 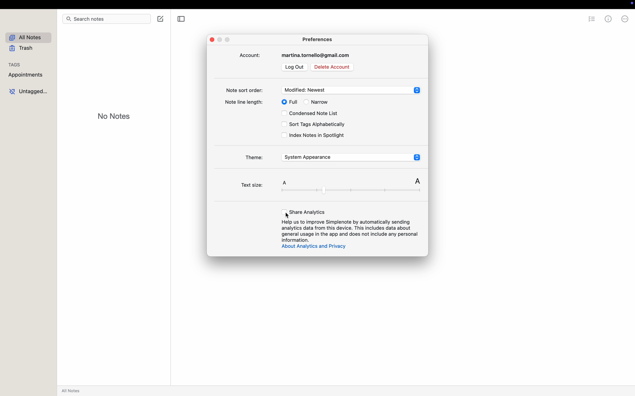 I want to click on narrow, so click(x=318, y=102).